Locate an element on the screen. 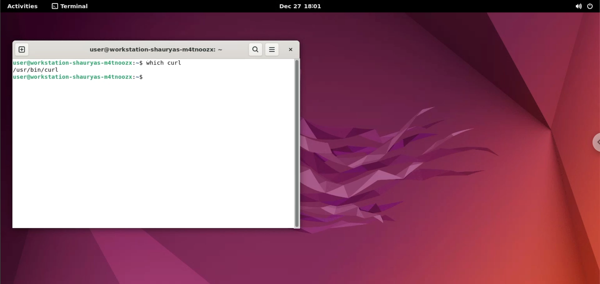  Activities is located at coordinates (23, 6).